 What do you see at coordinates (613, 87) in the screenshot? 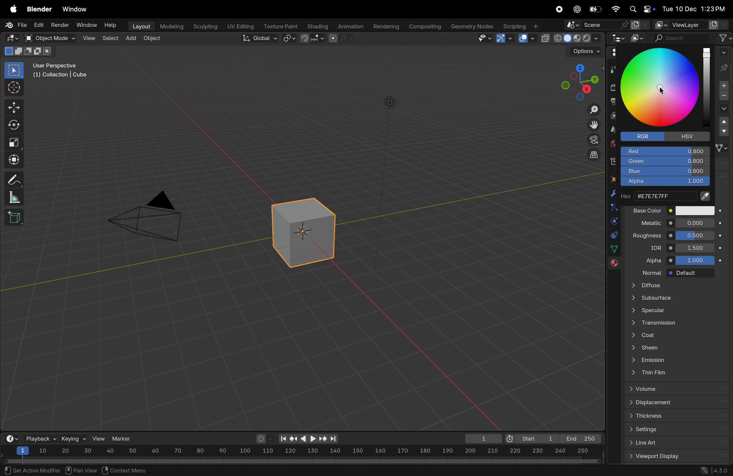
I see `render` at bounding box center [613, 87].